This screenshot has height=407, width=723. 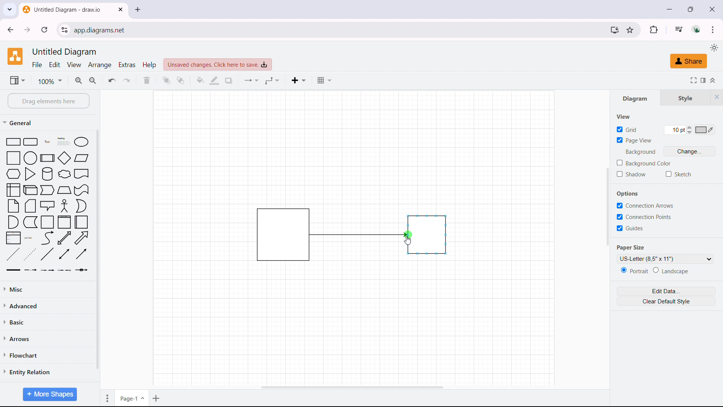 What do you see at coordinates (48, 101) in the screenshot?
I see `drag elements here` at bounding box center [48, 101].